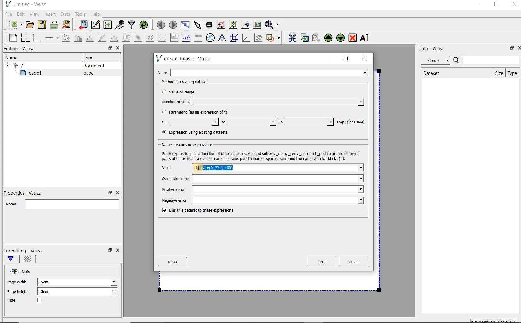 The image size is (521, 323). What do you see at coordinates (55, 24) in the screenshot?
I see `print the document` at bounding box center [55, 24].